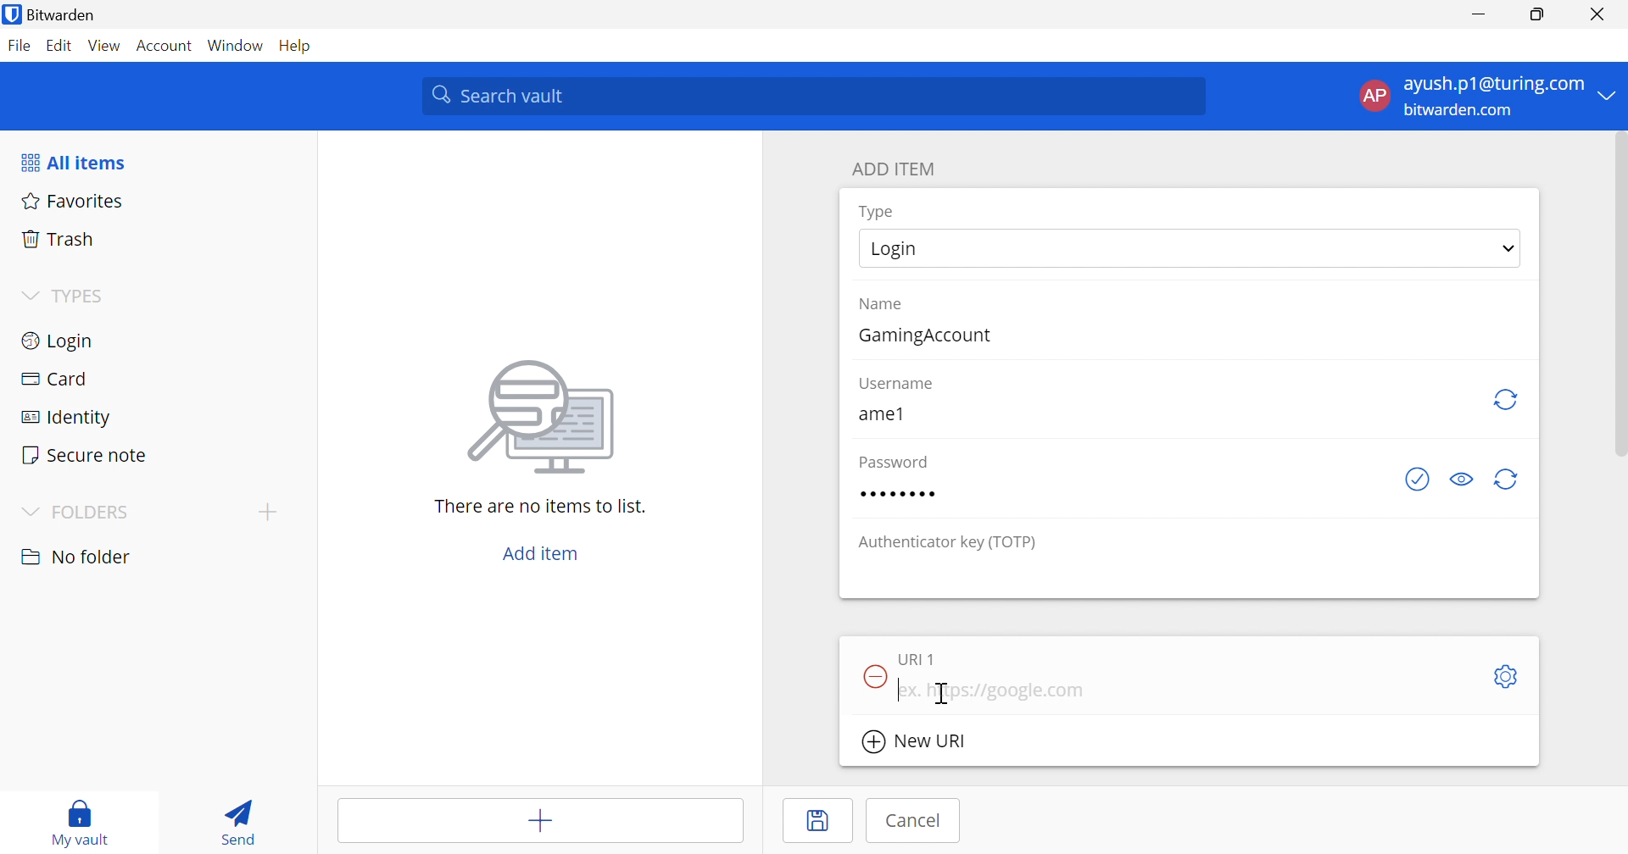 Image resolution: width=1628 pixels, height=854 pixels. I want to click on Add item, so click(536, 552).